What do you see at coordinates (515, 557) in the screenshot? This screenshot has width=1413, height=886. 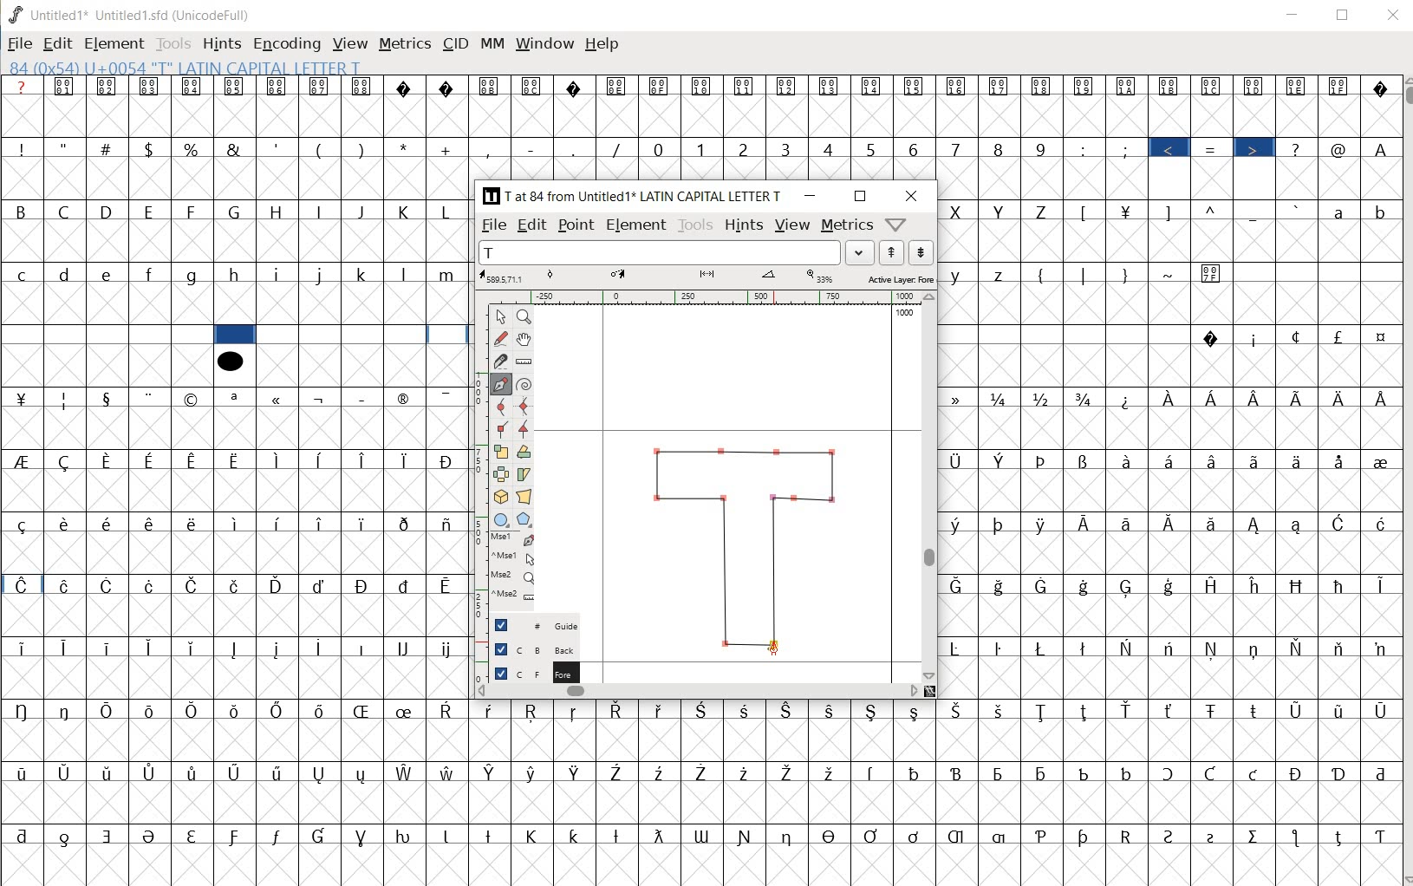 I see `Mouse left button + Ctrl` at bounding box center [515, 557].